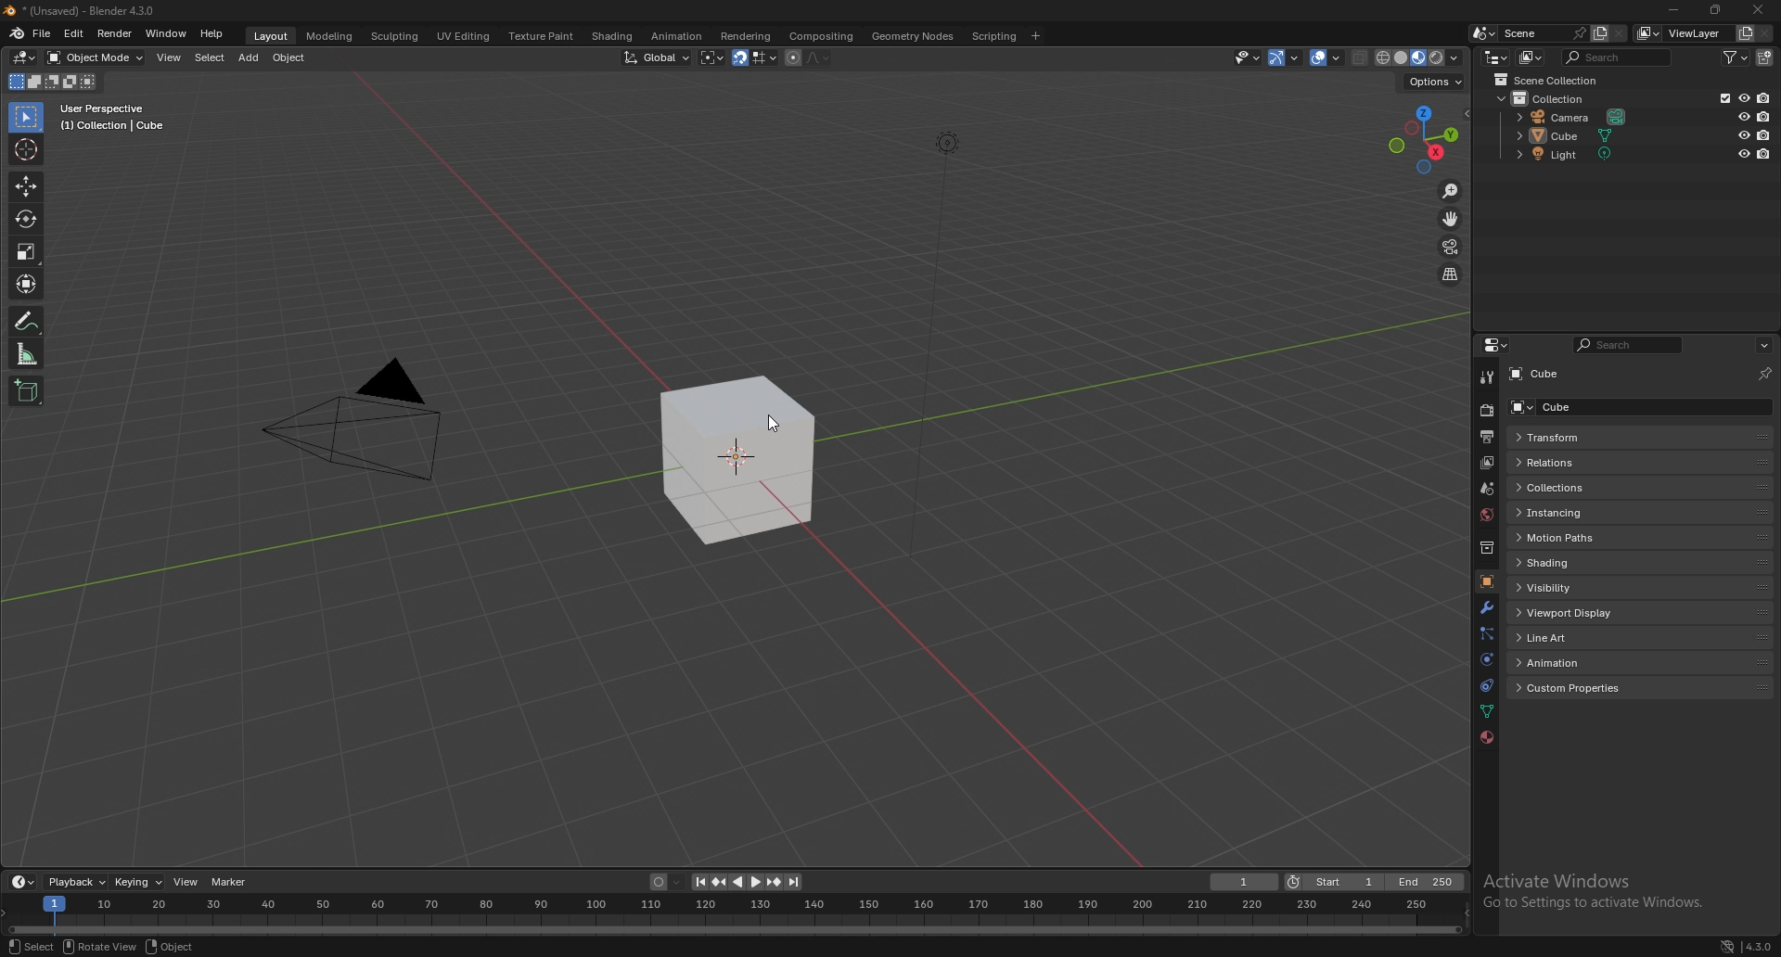  What do you see at coordinates (45, 32) in the screenshot?
I see `file` at bounding box center [45, 32].